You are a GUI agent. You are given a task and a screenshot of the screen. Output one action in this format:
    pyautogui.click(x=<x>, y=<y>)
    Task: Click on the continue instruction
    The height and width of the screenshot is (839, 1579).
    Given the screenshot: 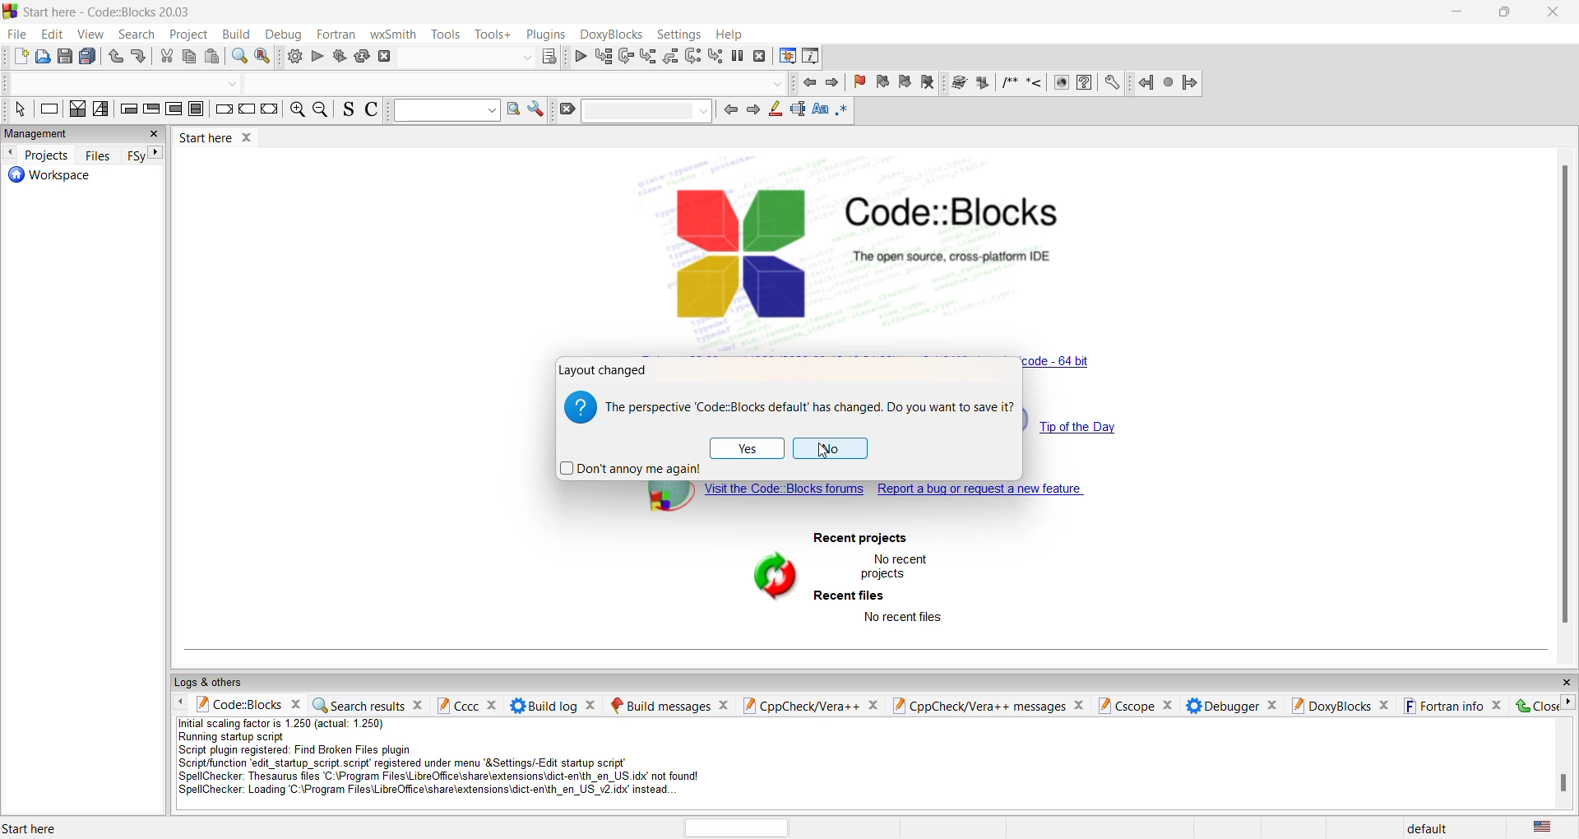 What is the action you would take?
    pyautogui.click(x=248, y=109)
    